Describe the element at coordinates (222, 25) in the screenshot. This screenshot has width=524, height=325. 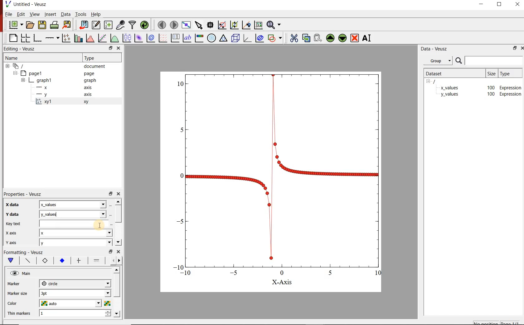
I see `click or draw a rectangle to zoom on graph axes` at that location.